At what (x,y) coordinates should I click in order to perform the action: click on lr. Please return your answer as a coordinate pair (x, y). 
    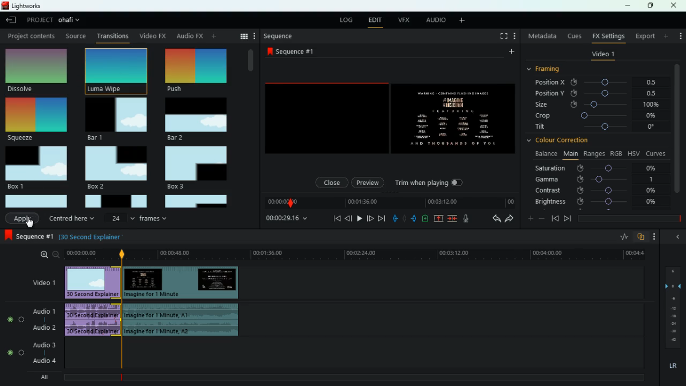
    Looking at the image, I should click on (672, 366).